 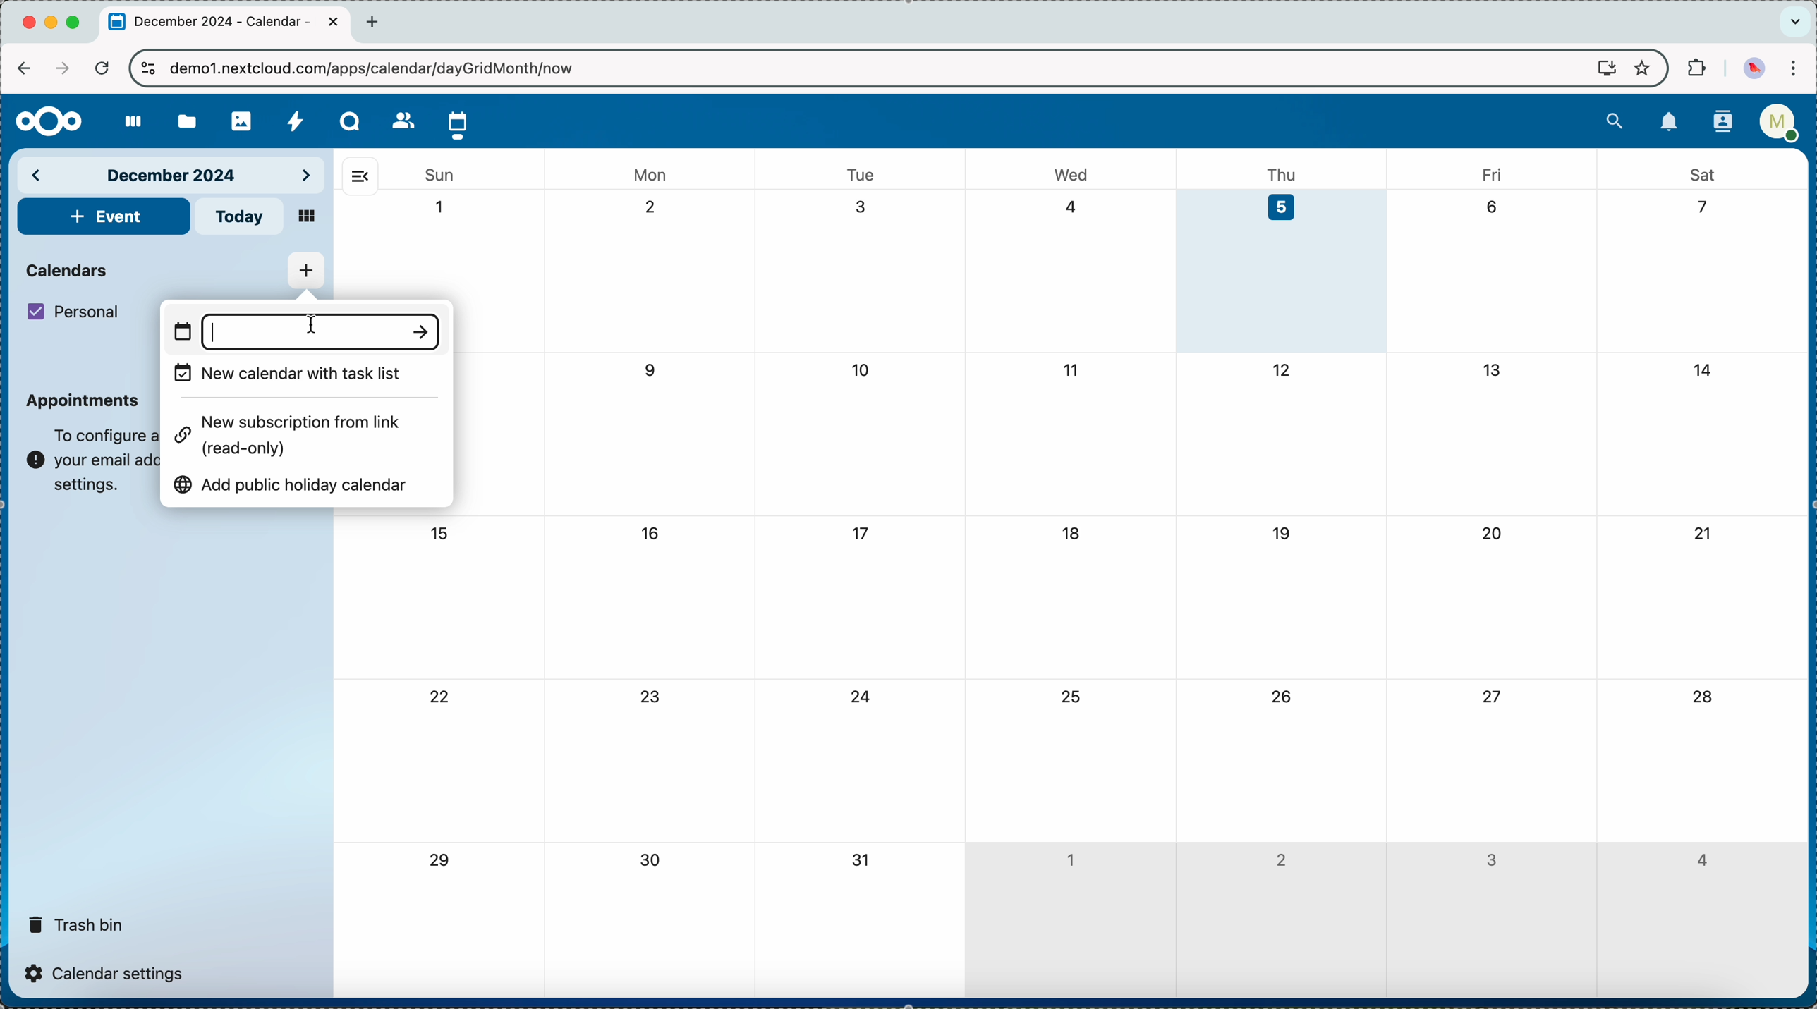 What do you see at coordinates (863, 372) in the screenshot?
I see `10` at bounding box center [863, 372].